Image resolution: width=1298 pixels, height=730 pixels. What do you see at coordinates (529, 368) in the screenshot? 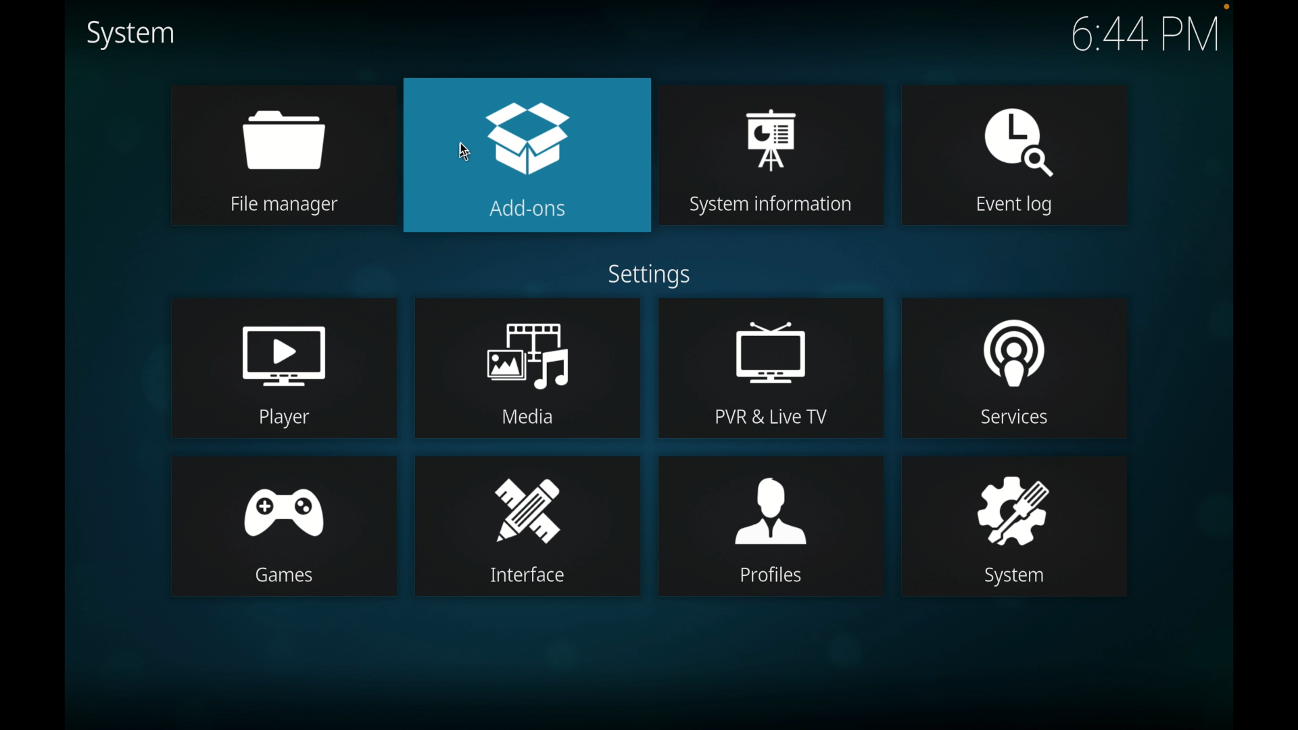
I see `media` at bounding box center [529, 368].